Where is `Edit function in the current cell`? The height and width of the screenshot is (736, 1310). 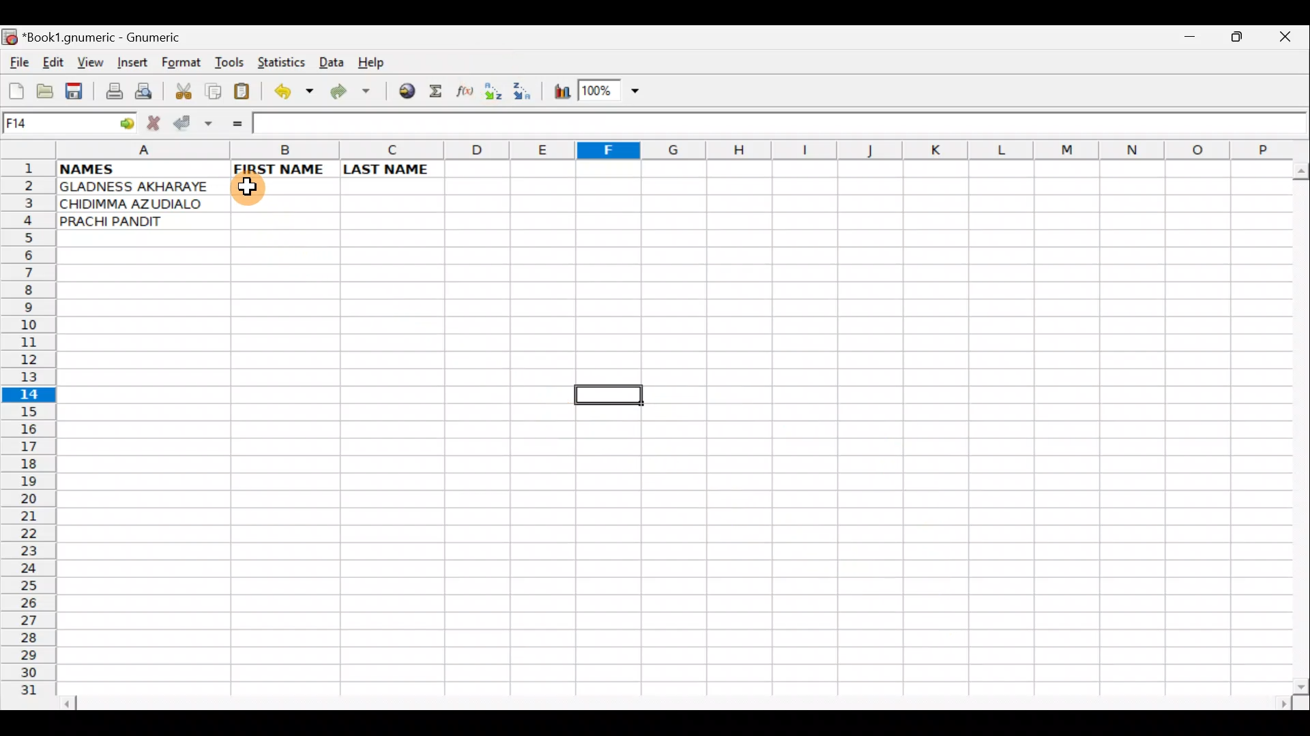 Edit function in the current cell is located at coordinates (467, 94).